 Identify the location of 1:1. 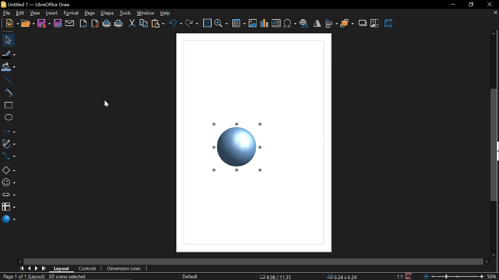
(399, 276).